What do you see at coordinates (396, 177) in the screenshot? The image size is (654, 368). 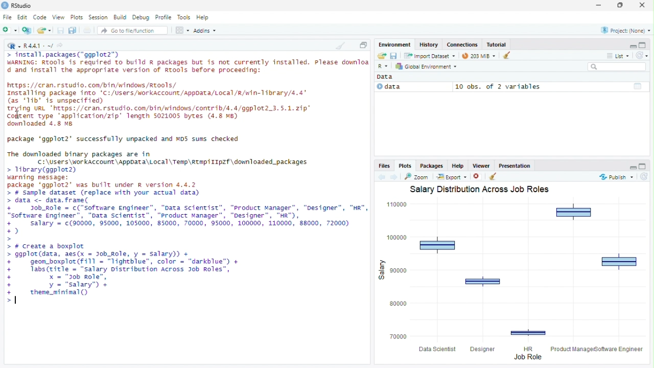 I see `Next plot` at bounding box center [396, 177].